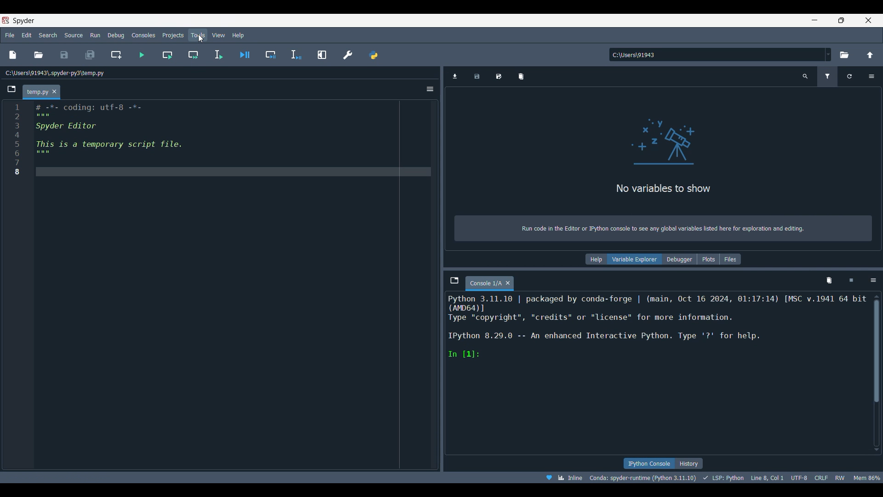 The height and width of the screenshot is (497, 883). Describe the element at coordinates (95, 34) in the screenshot. I see `Run menu` at that location.